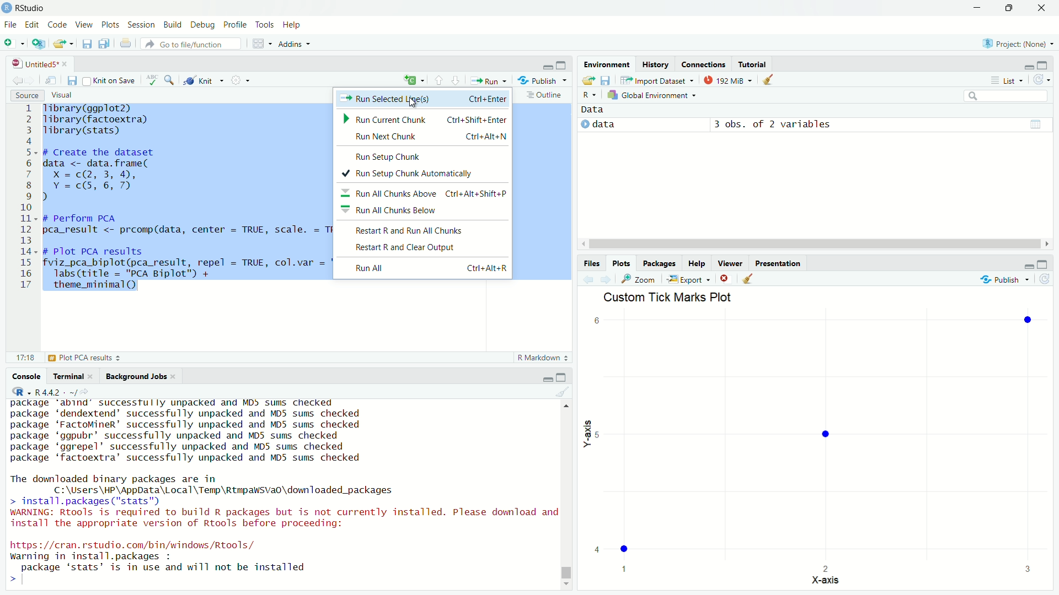 This screenshot has height=595, width=1059. I want to click on global environment, so click(654, 95).